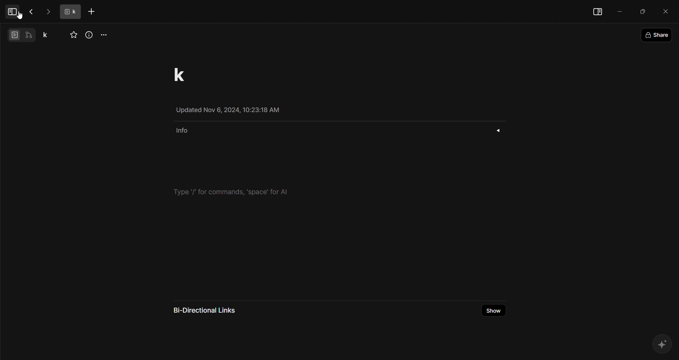  What do you see at coordinates (597, 10) in the screenshot?
I see `view side bar` at bounding box center [597, 10].